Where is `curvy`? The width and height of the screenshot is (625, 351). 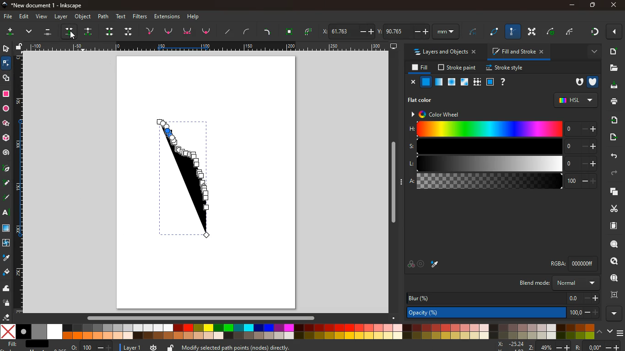
curvy is located at coordinates (248, 32).